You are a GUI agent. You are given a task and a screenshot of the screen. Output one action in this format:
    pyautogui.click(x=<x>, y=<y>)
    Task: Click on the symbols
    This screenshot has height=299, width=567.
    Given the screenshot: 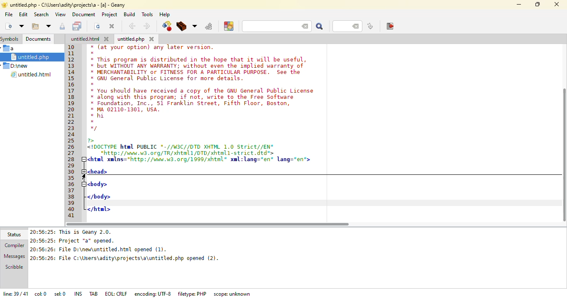 What is the action you would take?
    pyautogui.click(x=10, y=39)
    